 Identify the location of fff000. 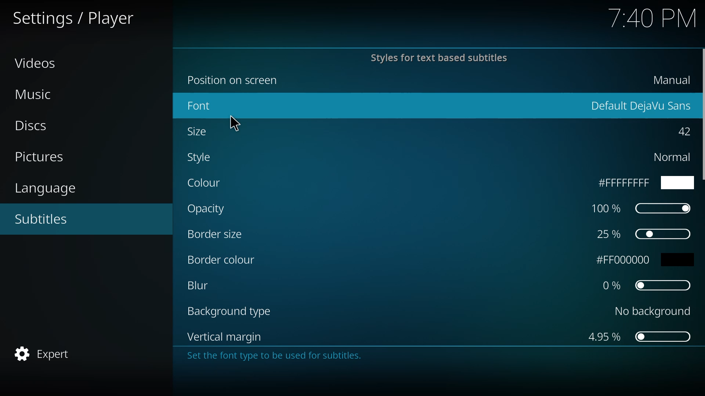
(648, 260).